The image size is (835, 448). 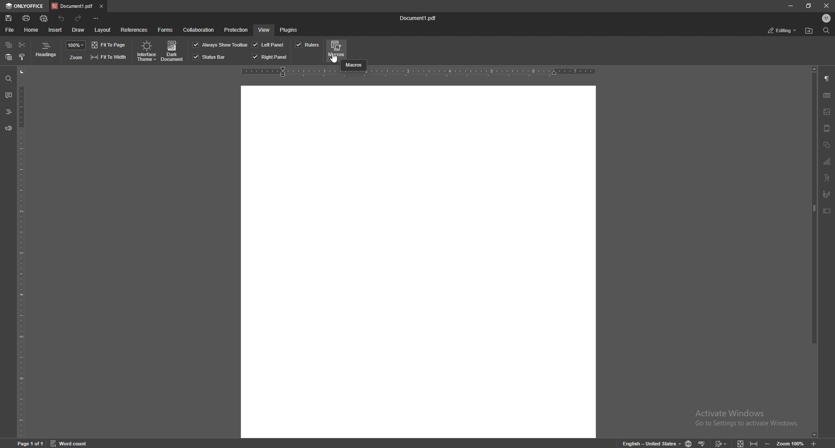 What do you see at coordinates (200, 30) in the screenshot?
I see `collaboration` at bounding box center [200, 30].